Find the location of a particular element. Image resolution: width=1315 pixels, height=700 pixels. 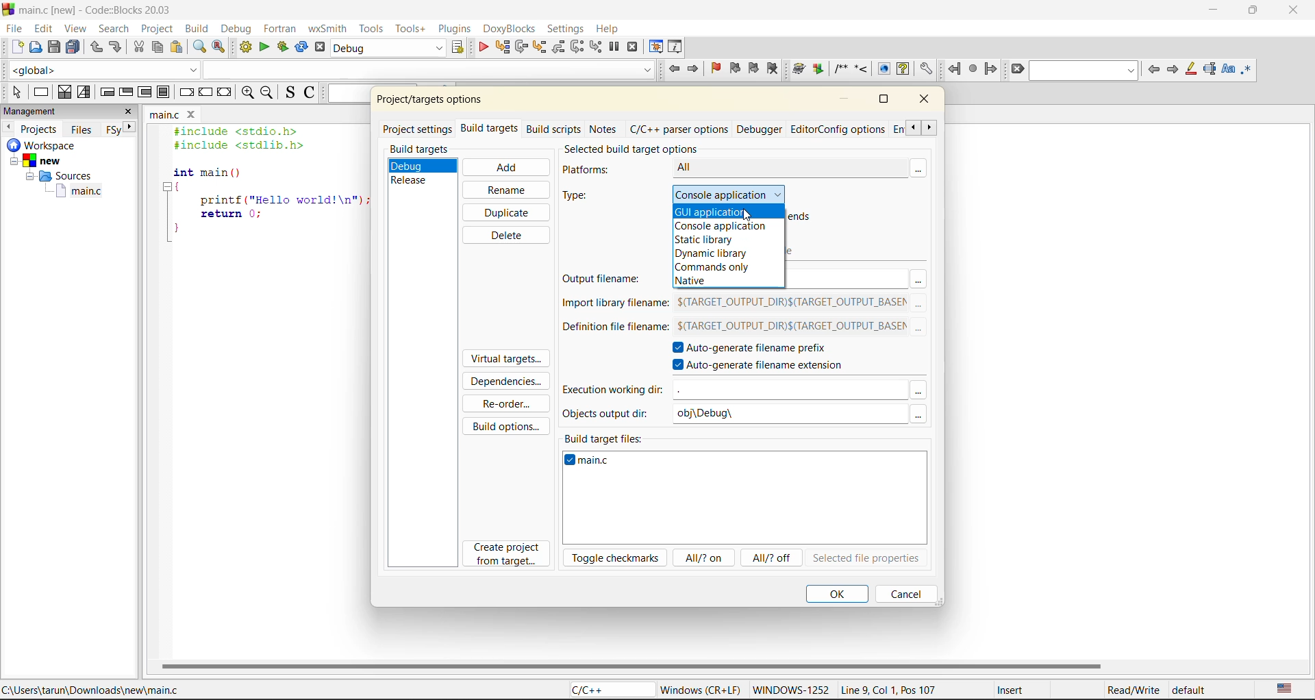

jump back is located at coordinates (673, 71).